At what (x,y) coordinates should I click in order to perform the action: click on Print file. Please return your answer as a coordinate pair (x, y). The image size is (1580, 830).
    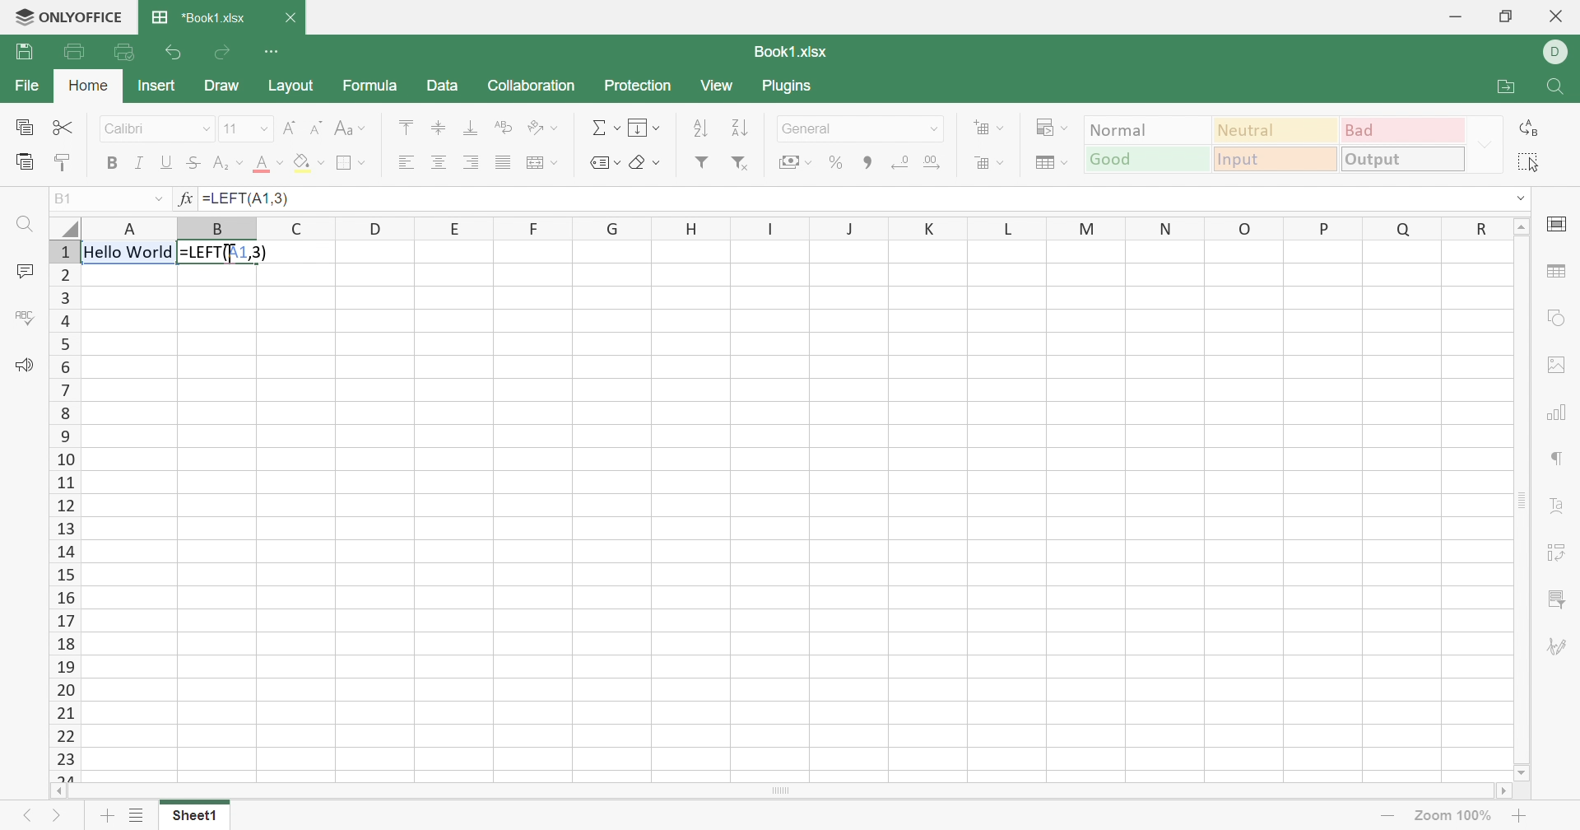
    Looking at the image, I should click on (72, 51).